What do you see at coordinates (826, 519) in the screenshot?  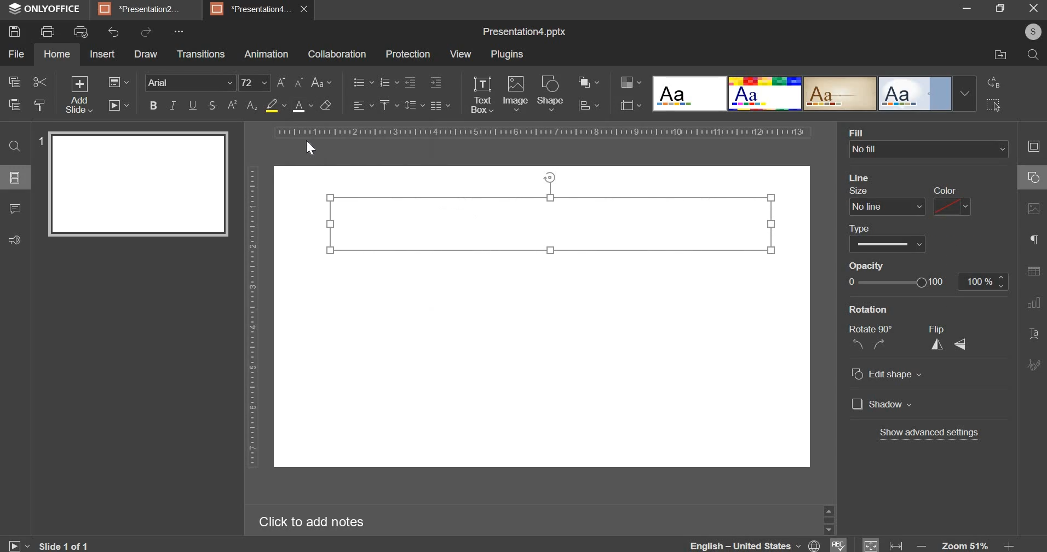 I see `scroll bar` at bounding box center [826, 519].